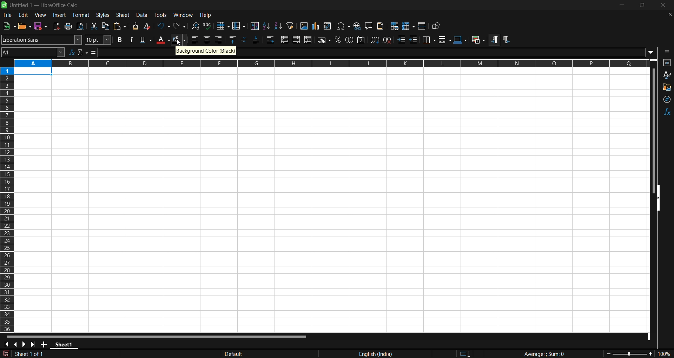 The height and width of the screenshot is (358, 674). Describe the element at coordinates (327, 25) in the screenshot. I see `insert or edit piovt table` at that location.